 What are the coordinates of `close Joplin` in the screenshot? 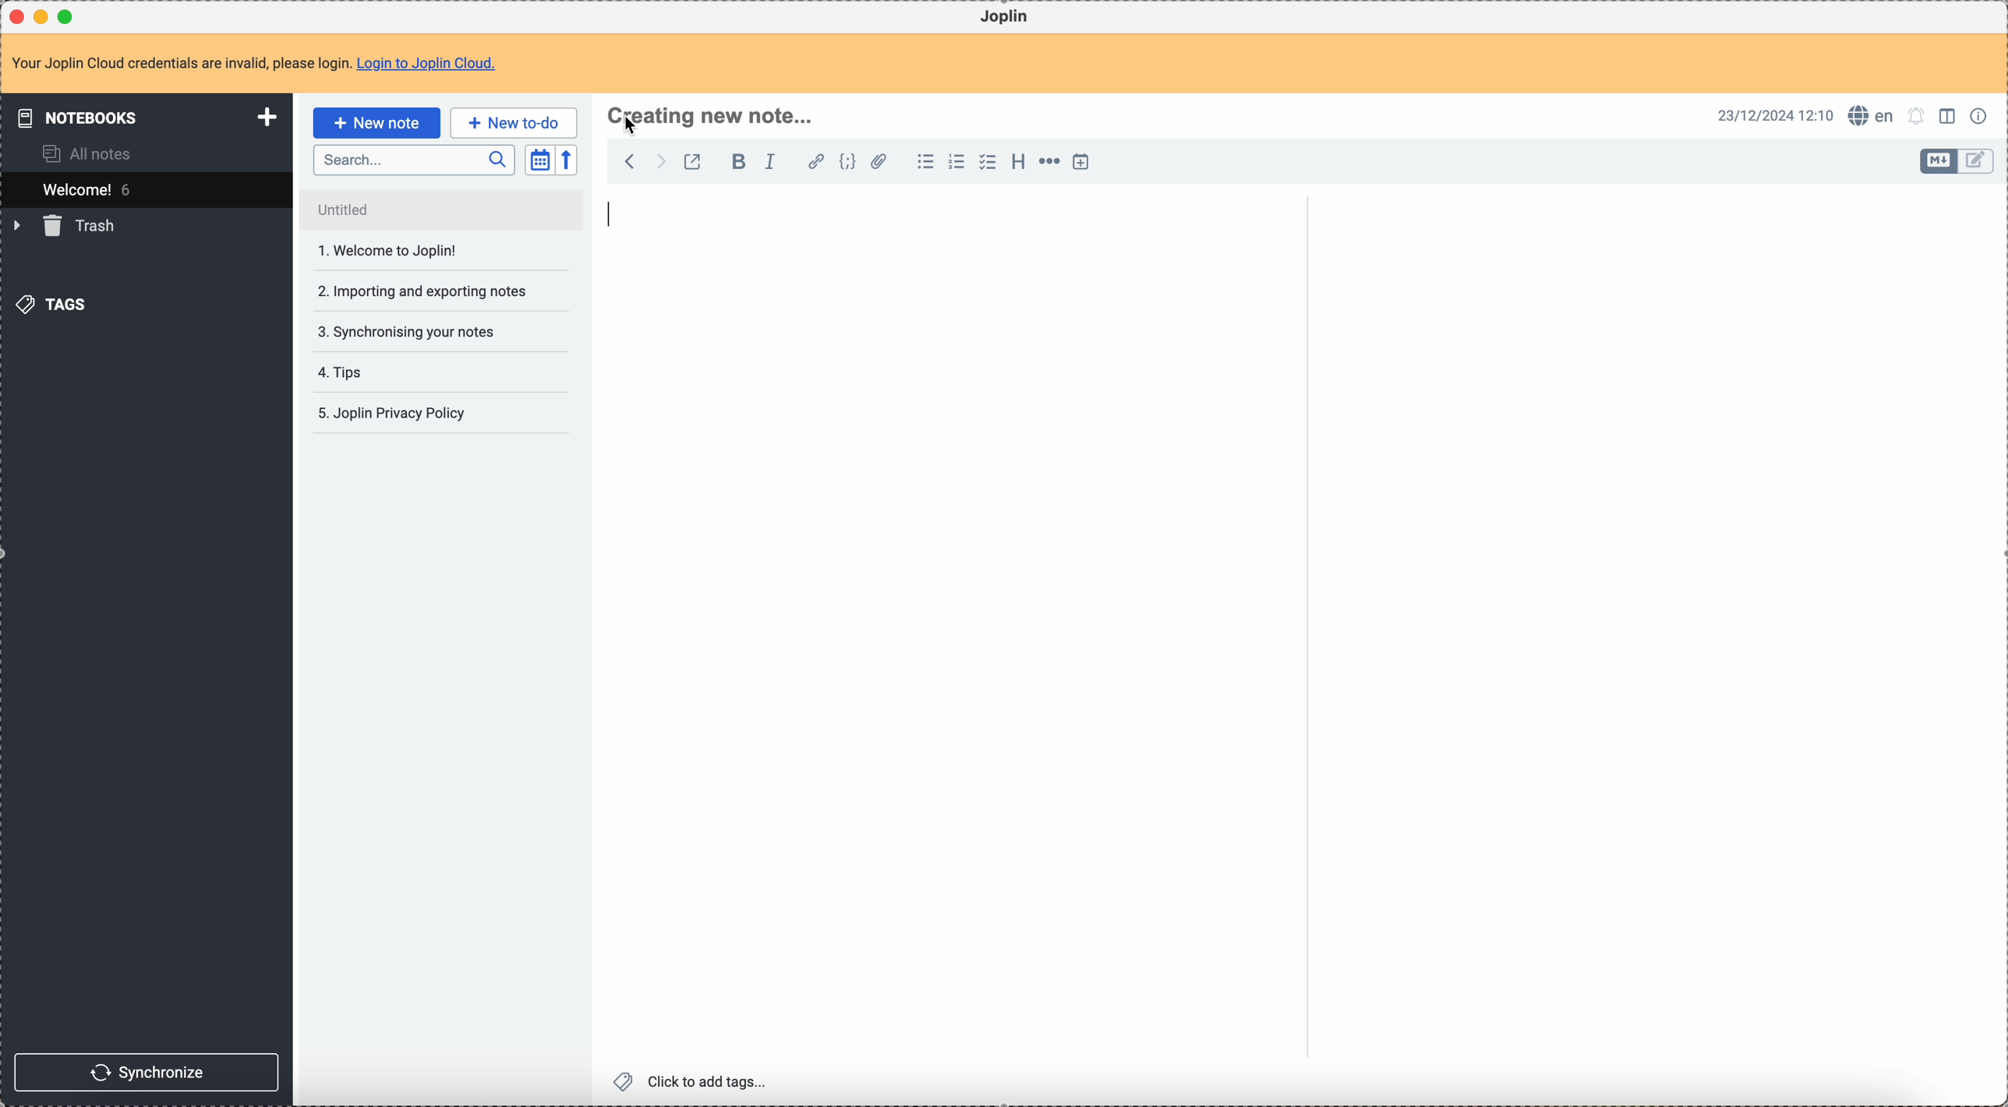 It's located at (19, 16).